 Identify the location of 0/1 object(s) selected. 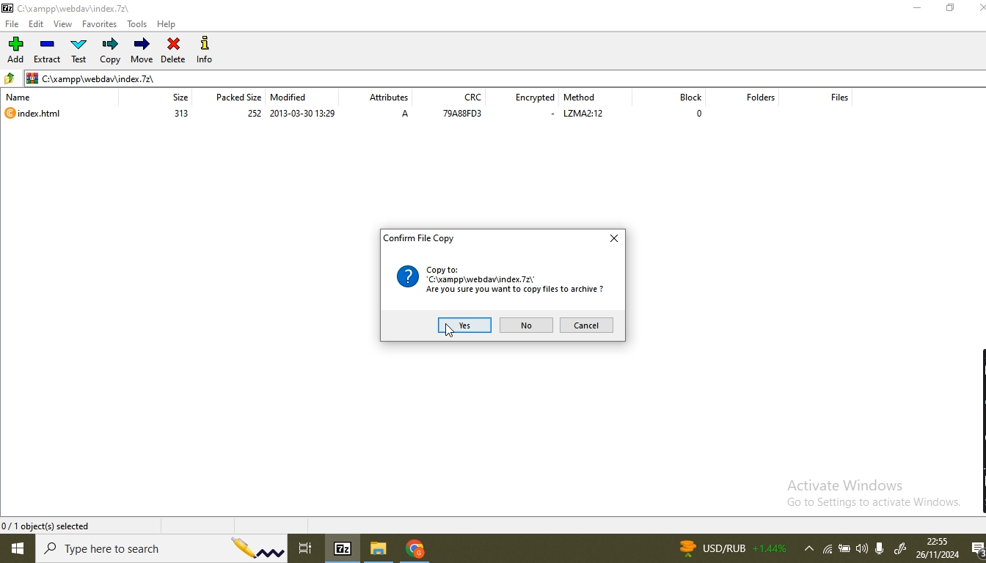
(48, 524).